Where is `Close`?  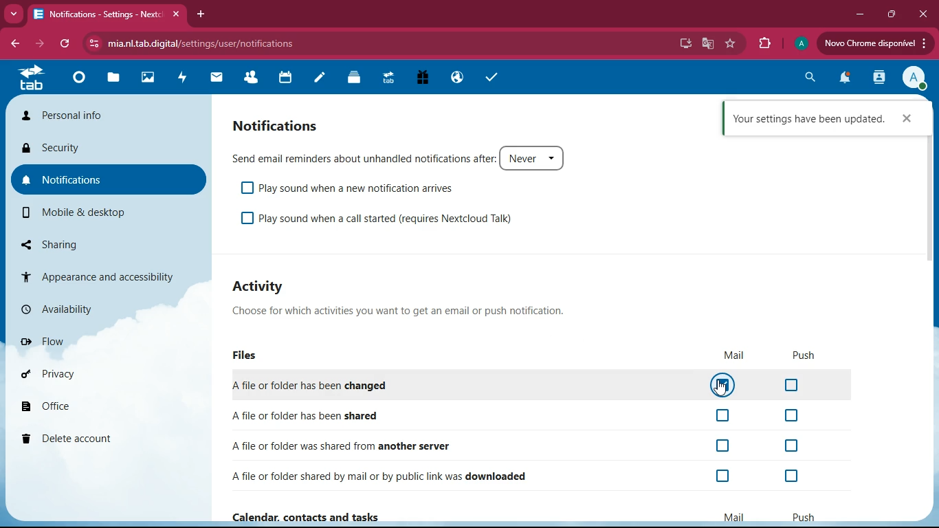
Close is located at coordinates (907, 119).